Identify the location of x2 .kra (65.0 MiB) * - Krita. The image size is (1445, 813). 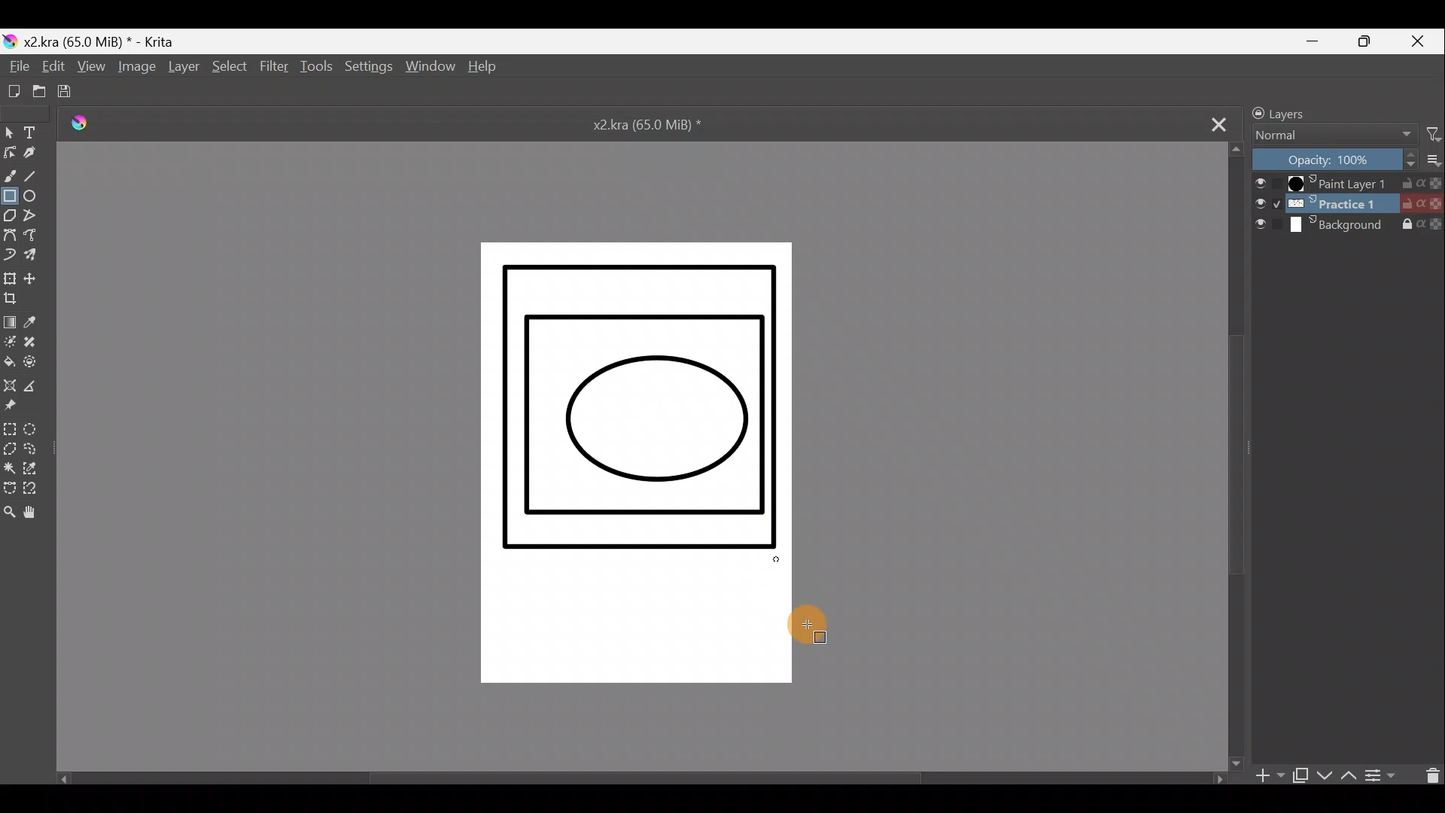
(111, 41).